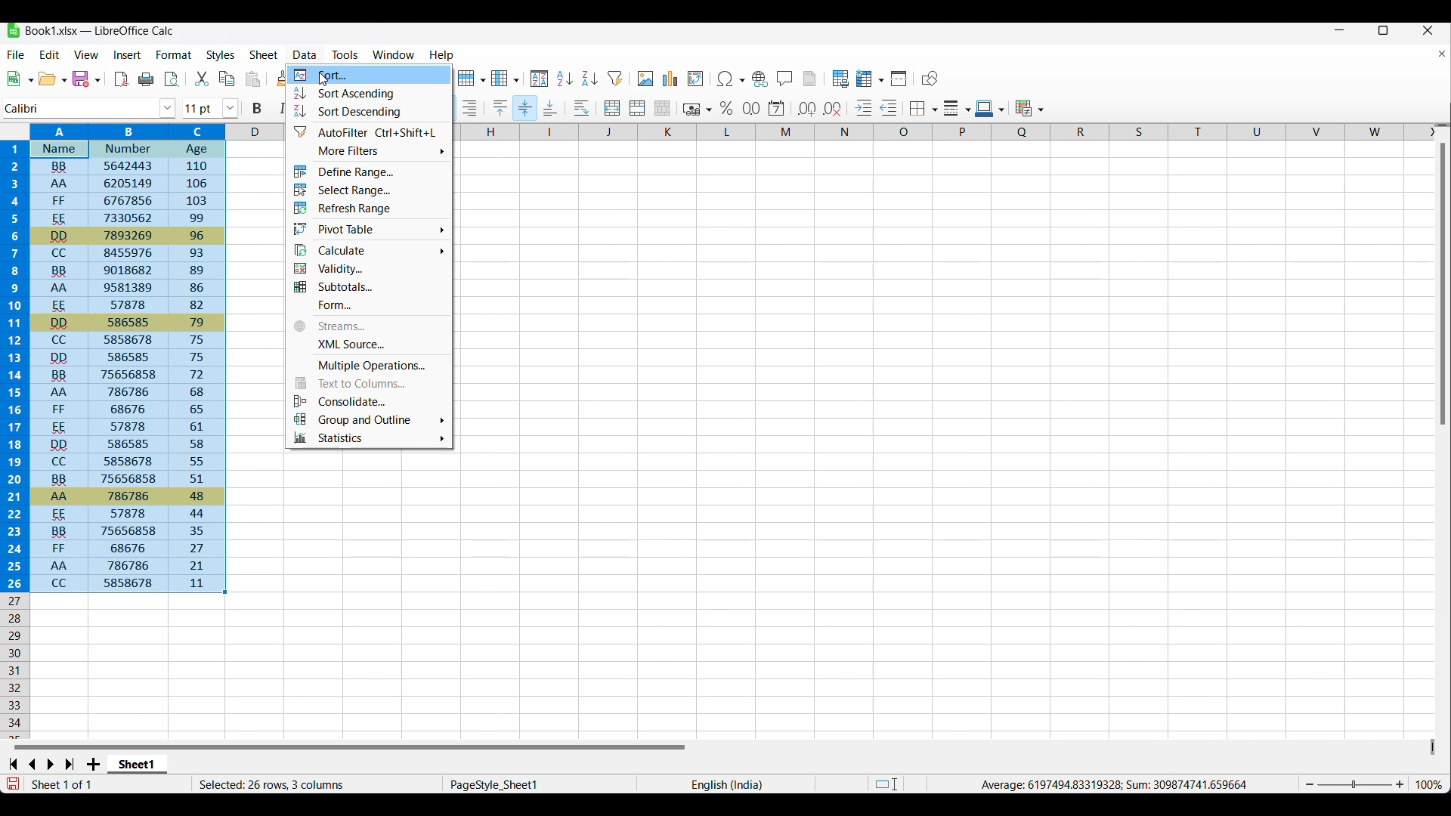 The image size is (1451, 816). What do you see at coordinates (785, 78) in the screenshot?
I see `Insert comment` at bounding box center [785, 78].